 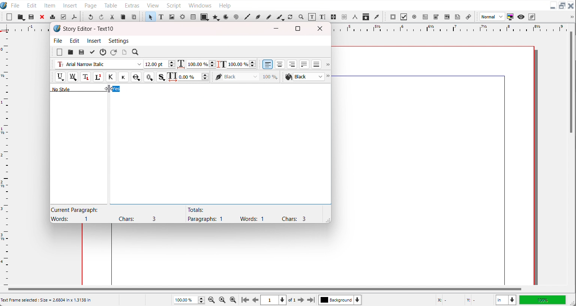 What do you see at coordinates (21, 17) in the screenshot?
I see `Save` at bounding box center [21, 17].